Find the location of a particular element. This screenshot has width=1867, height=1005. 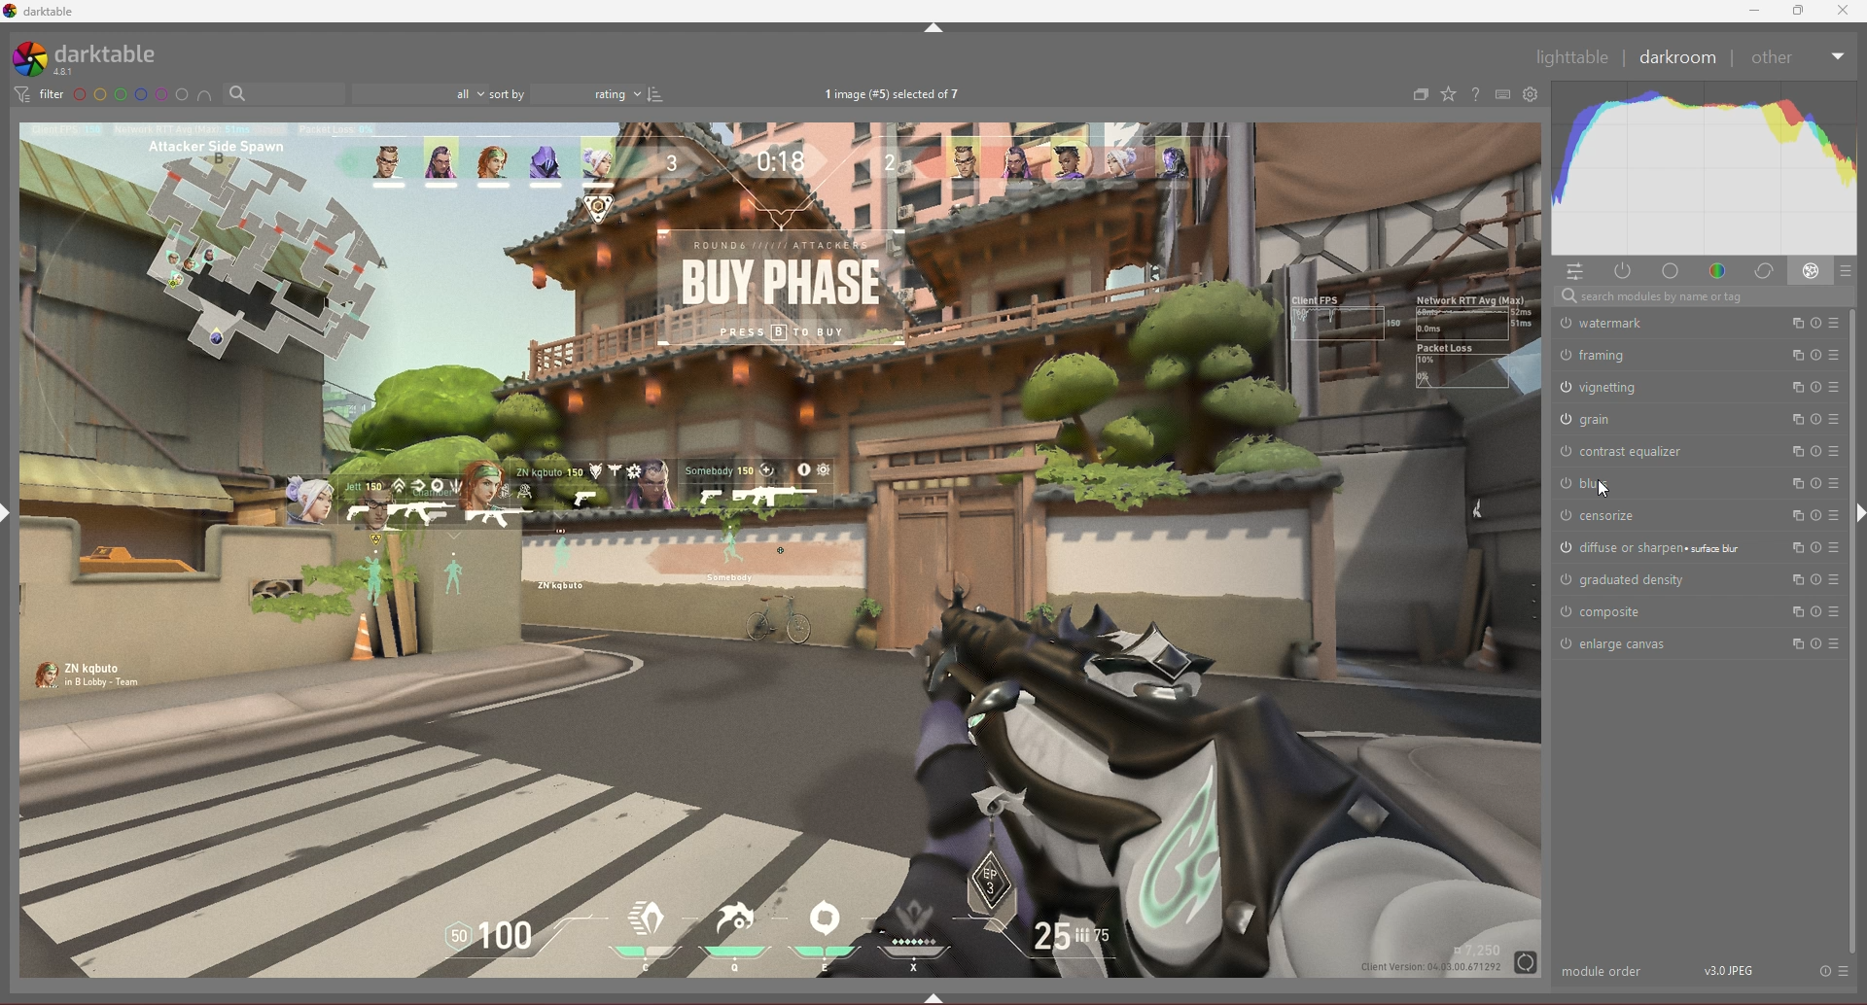

multiple instances action is located at coordinates (1793, 420).